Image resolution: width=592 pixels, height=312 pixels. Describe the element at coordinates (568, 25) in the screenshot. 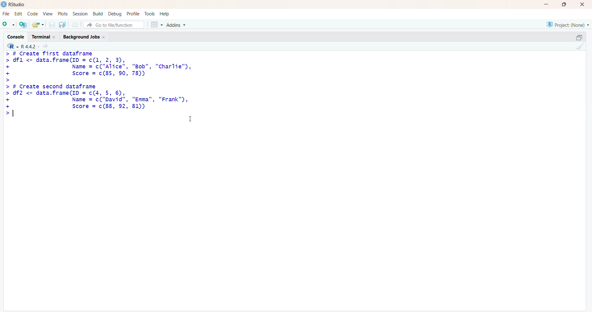

I see `Project: (None)` at that location.